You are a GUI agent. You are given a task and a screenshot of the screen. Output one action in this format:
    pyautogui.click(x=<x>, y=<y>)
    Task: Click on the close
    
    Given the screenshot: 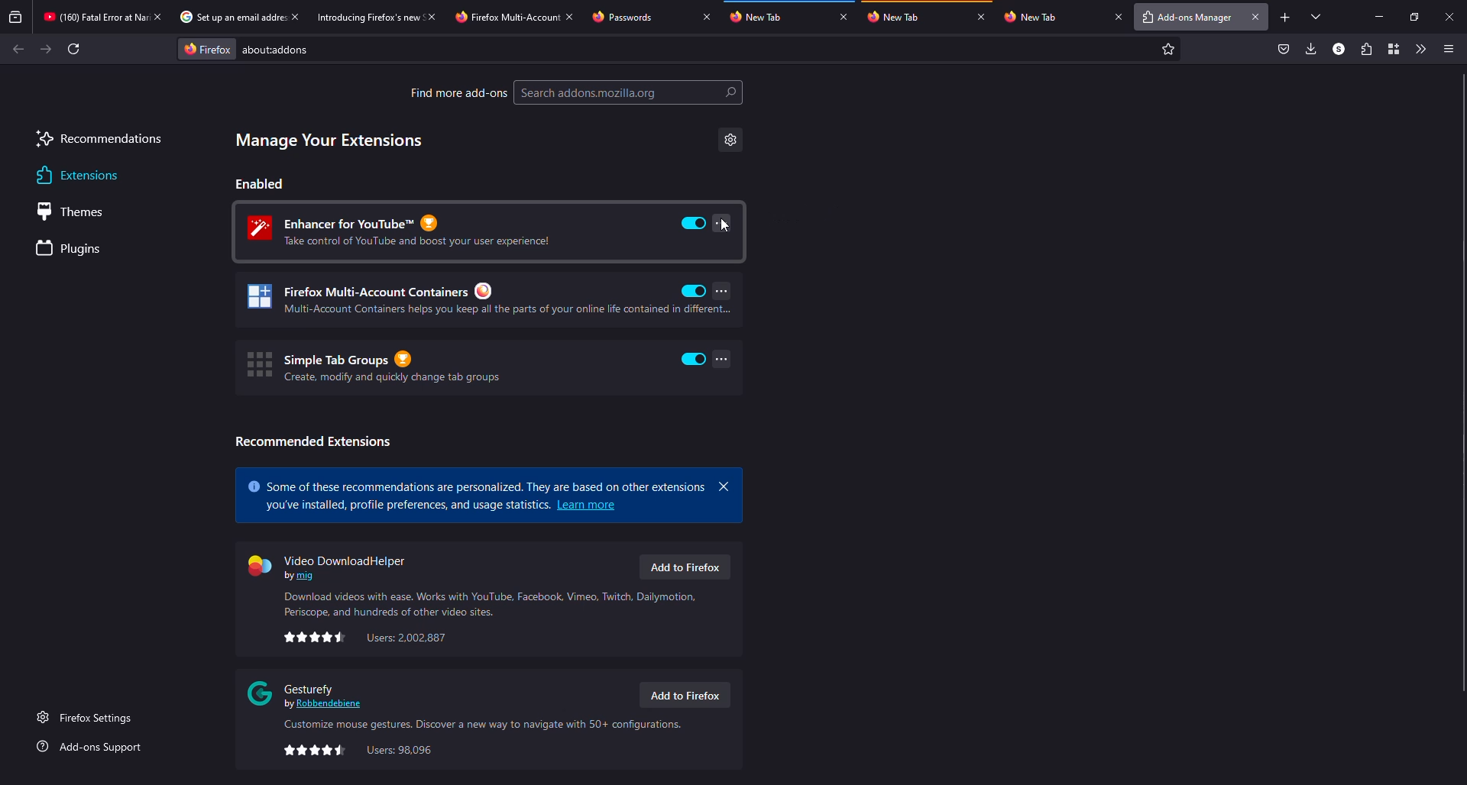 What is the action you would take?
    pyautogui.click(x=1450, y=18)
    